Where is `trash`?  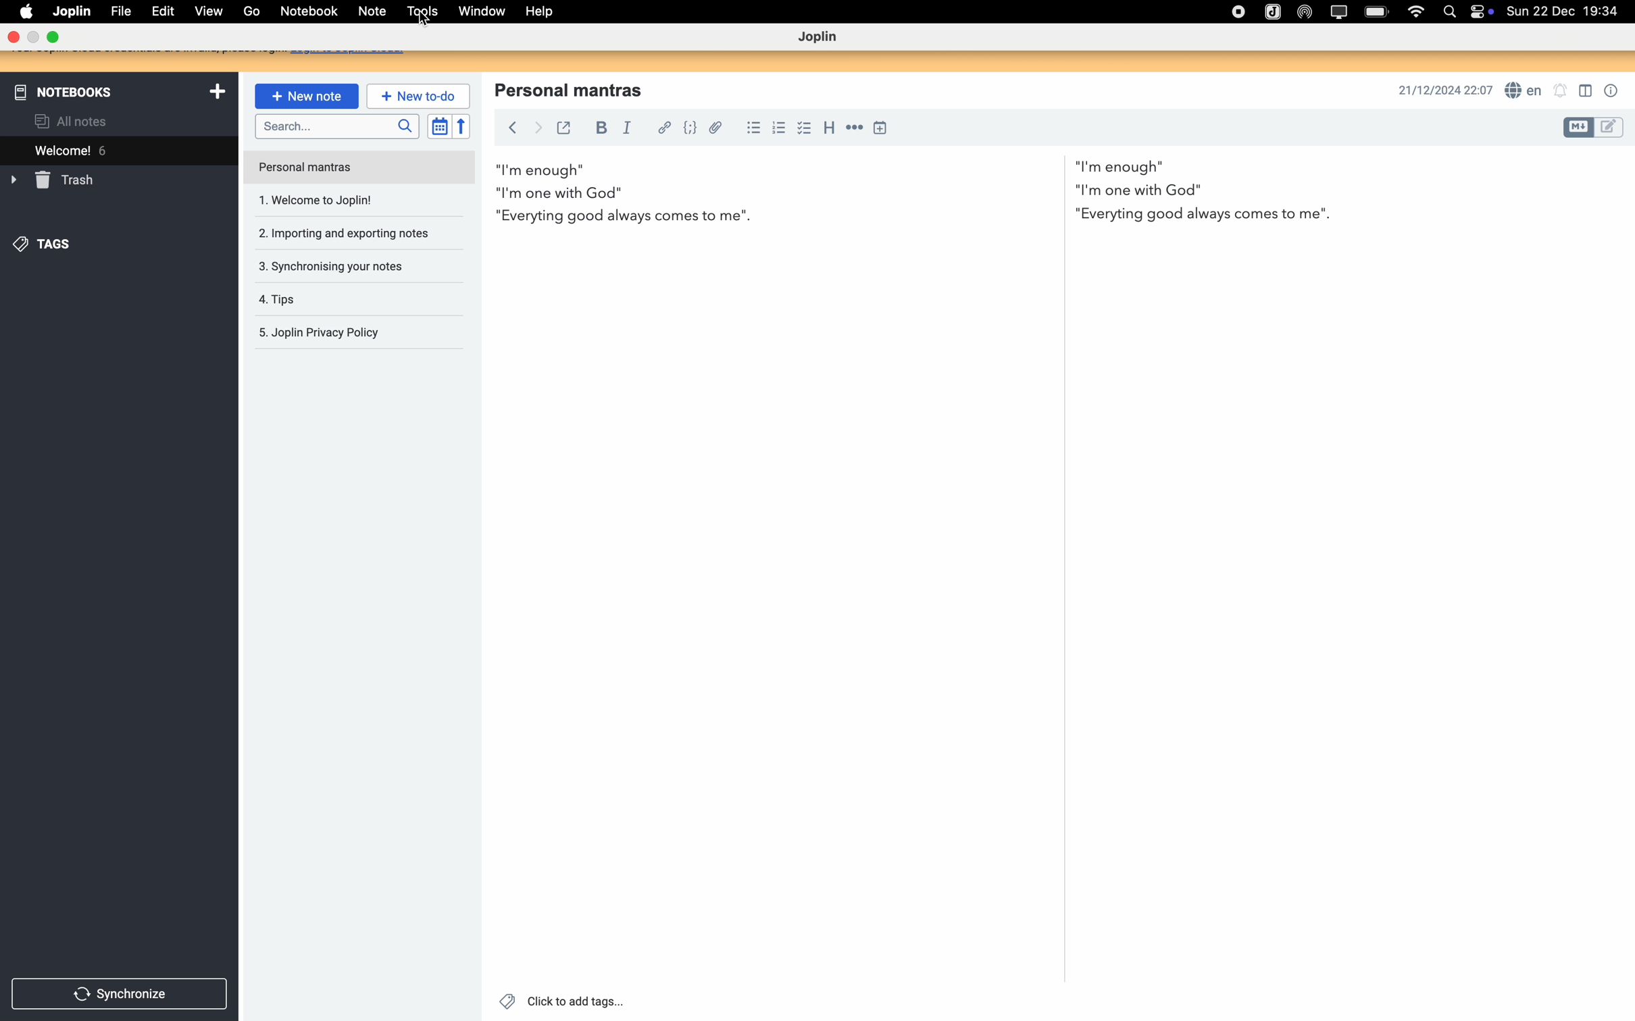
trash is located at coordinates (66, 182).